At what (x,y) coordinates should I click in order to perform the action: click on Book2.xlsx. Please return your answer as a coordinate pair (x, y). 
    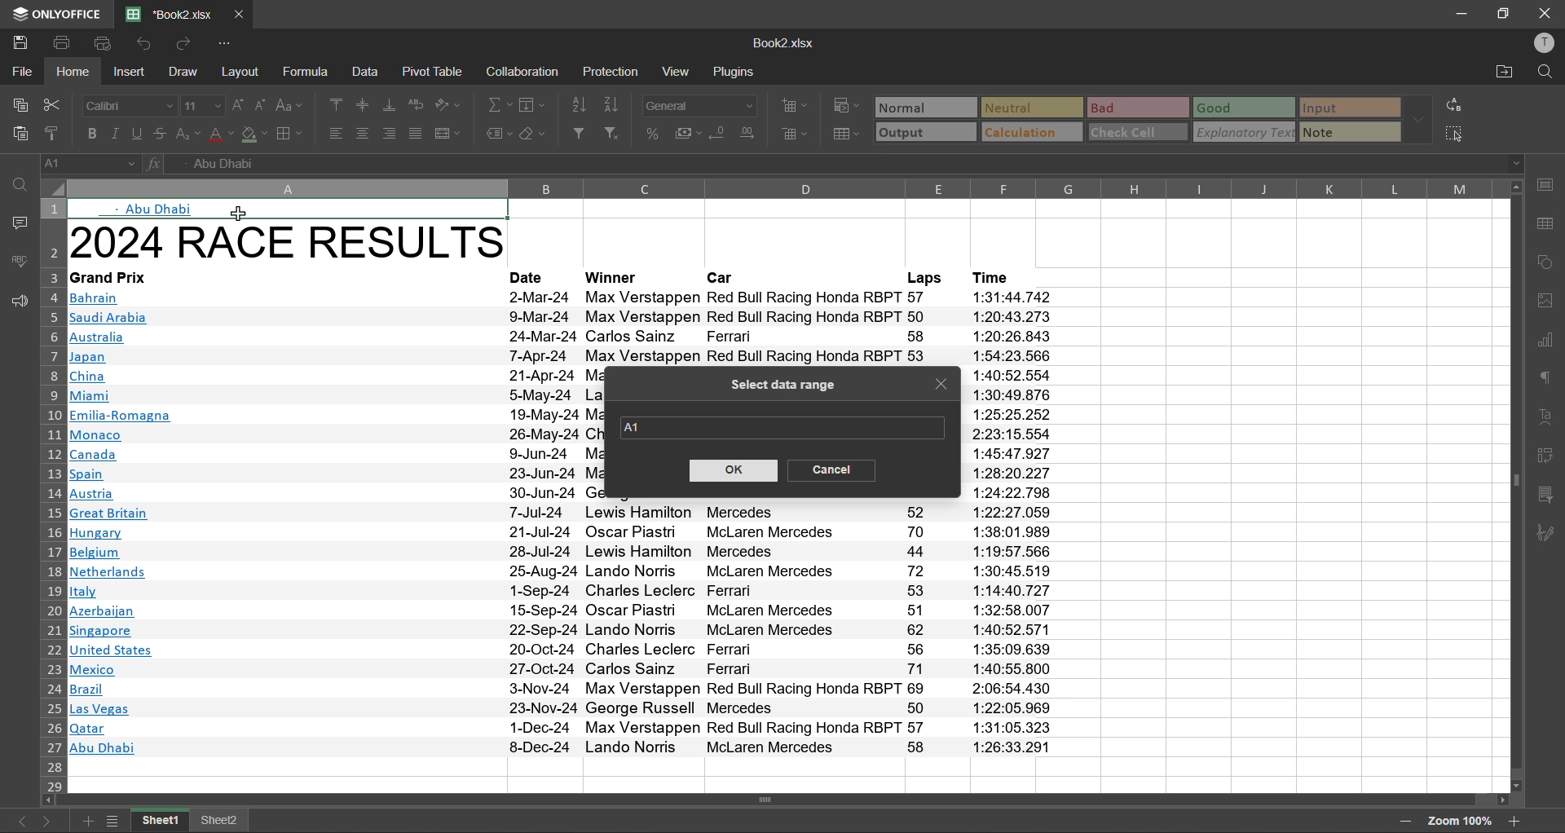
    Looking at the image, I should click on (782, 44).